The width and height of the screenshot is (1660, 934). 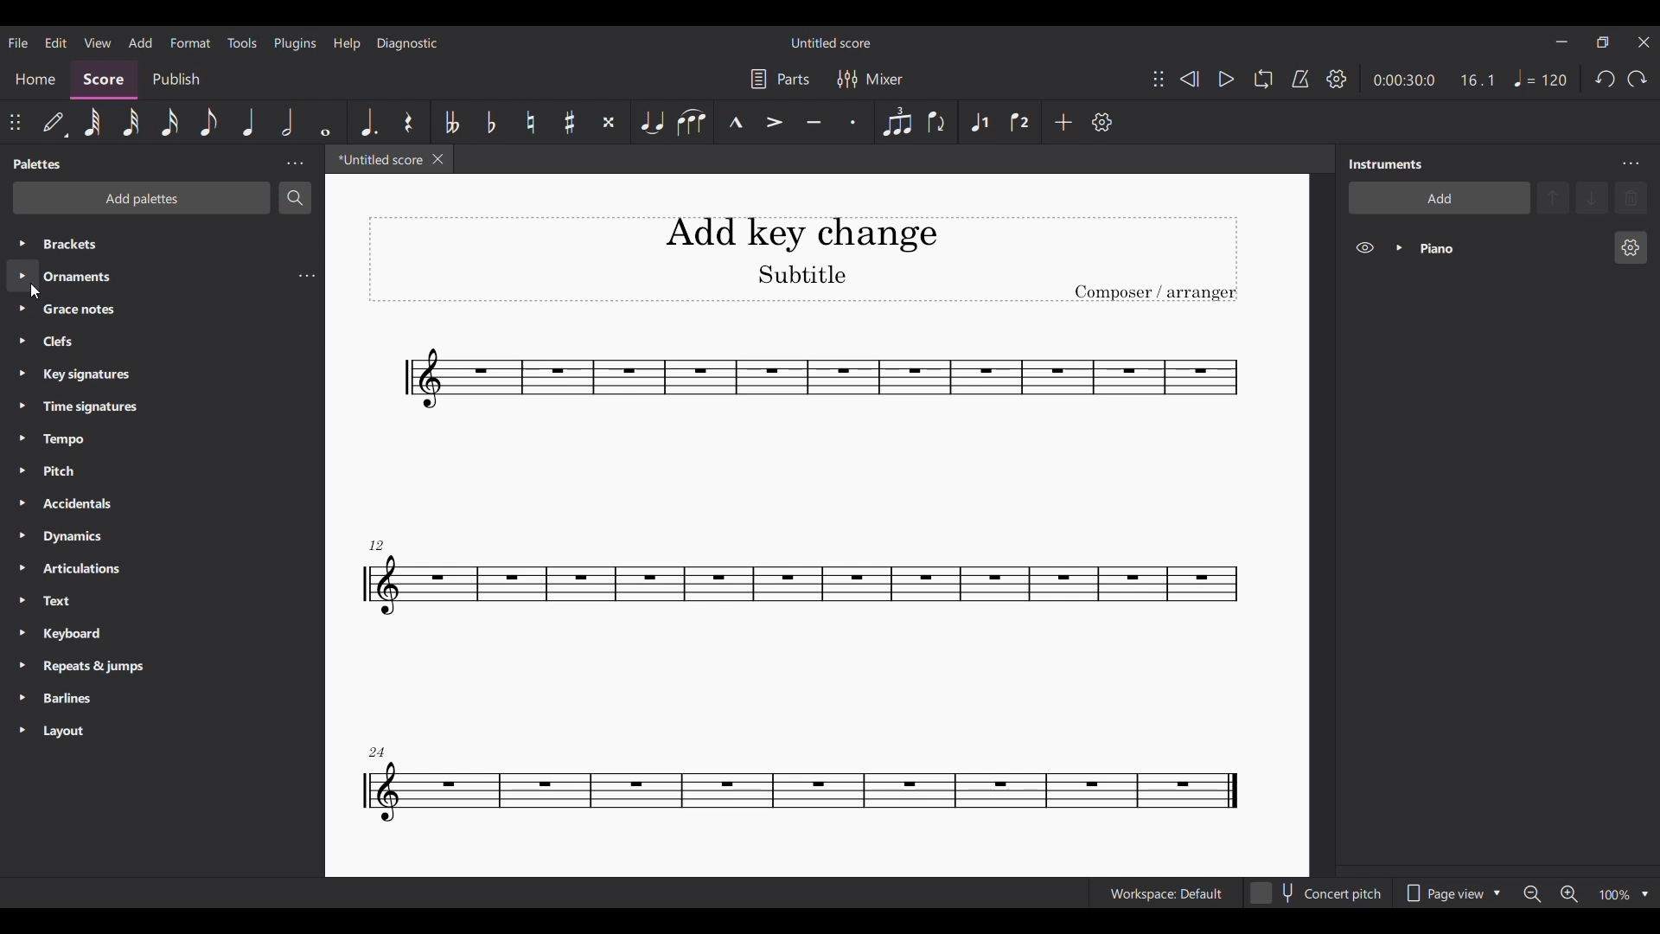 I want to click on Accent , so click(x=773, y=122).